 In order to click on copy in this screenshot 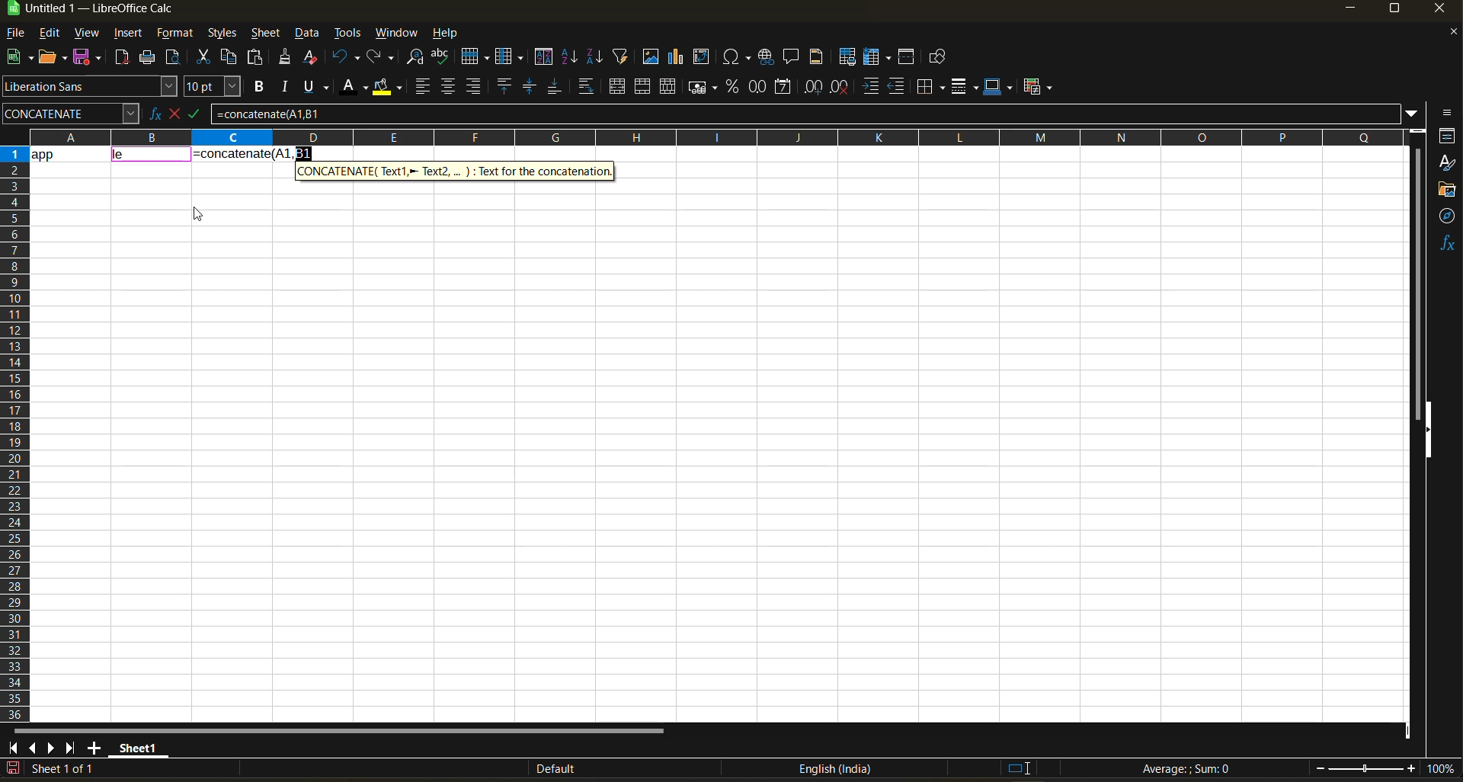, I will do `click(231, 57)`.